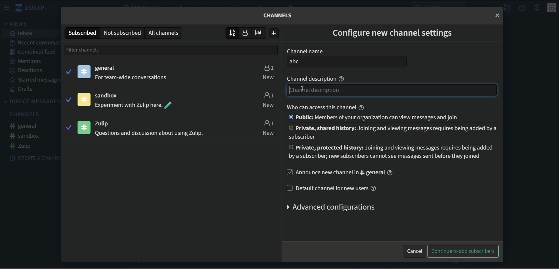 The width and height of the screenshot is (559, 269). Describe the element at coordinates (83, 99) in the screenshot. I see `icon` at that location.